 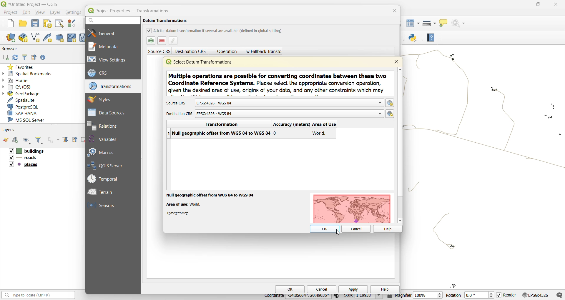 I want to click on close, so click(x=394, y=62).